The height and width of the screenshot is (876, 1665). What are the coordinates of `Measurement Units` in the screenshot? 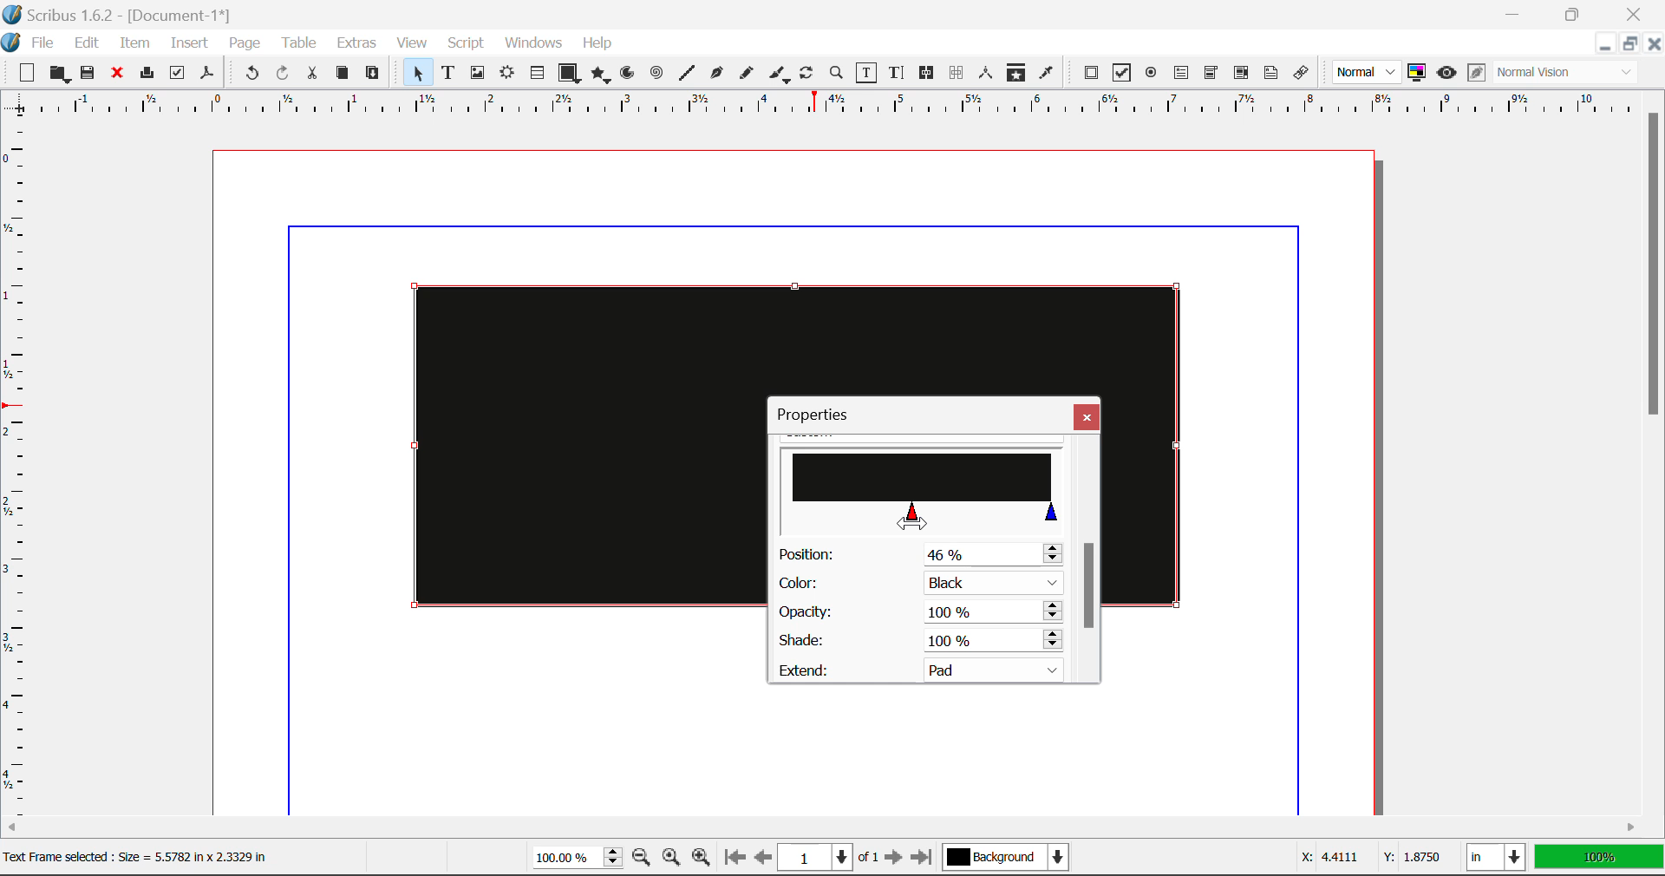 It's located at (1498, 860).